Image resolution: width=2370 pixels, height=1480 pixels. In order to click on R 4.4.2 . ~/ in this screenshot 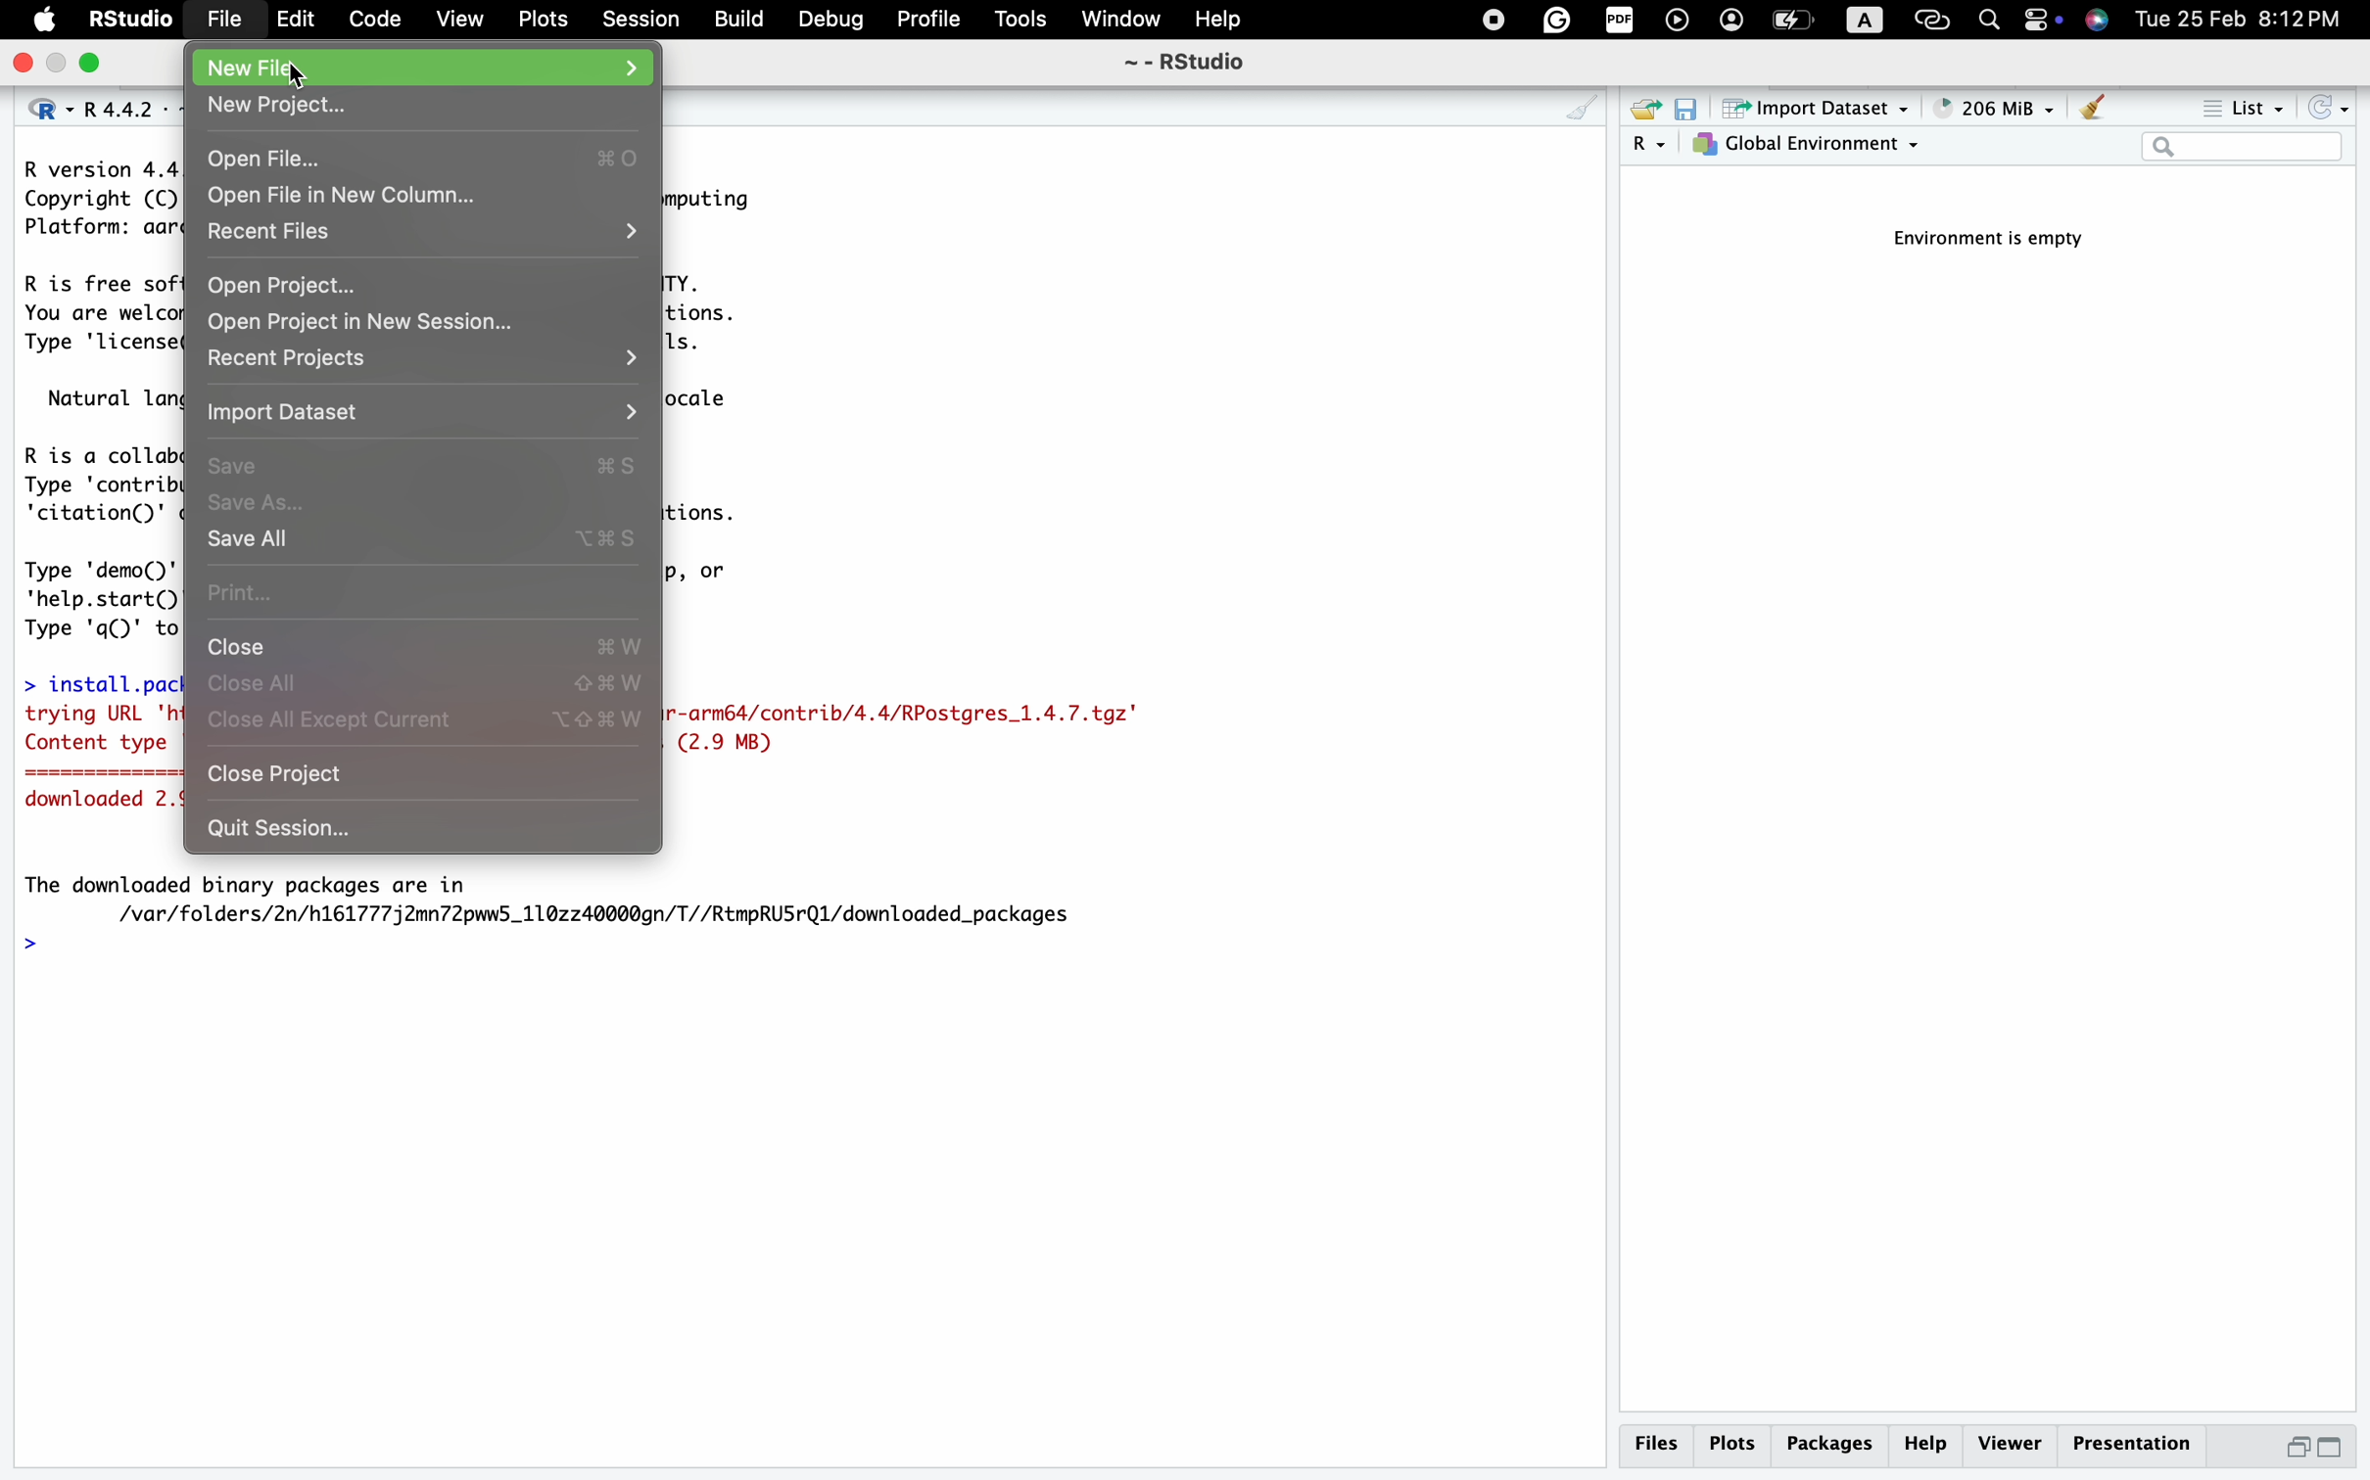, I will do `click(123, 107)`.